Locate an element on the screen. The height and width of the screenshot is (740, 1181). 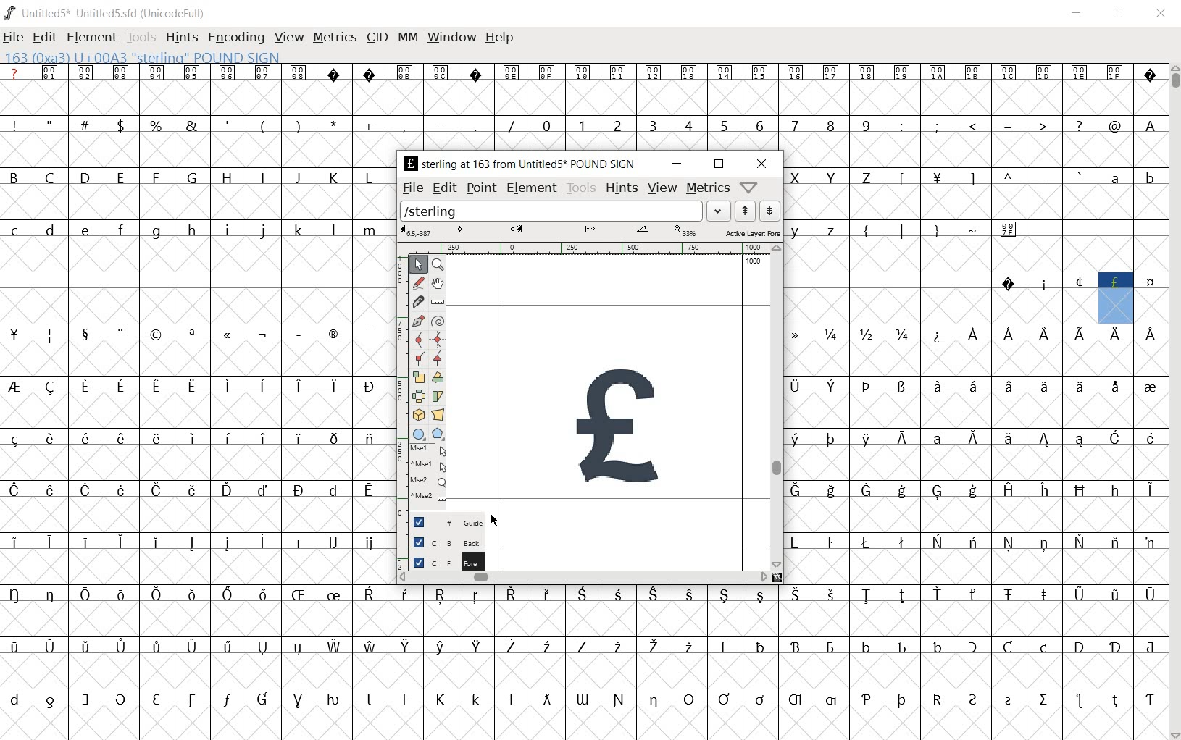
HV curve is located at coordinates (441, 339).